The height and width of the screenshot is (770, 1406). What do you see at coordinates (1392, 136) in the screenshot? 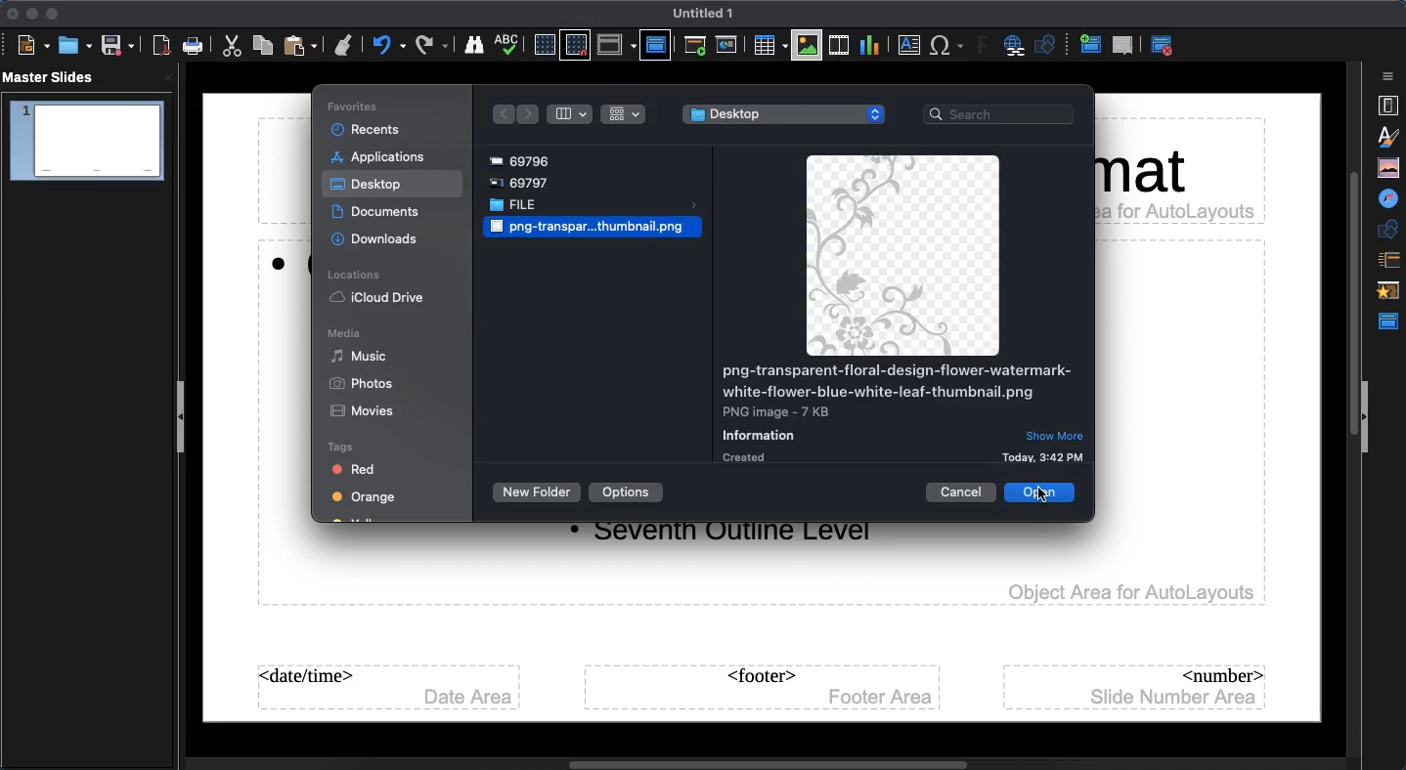
I see `Styles` at bounding box center [1392, 136].